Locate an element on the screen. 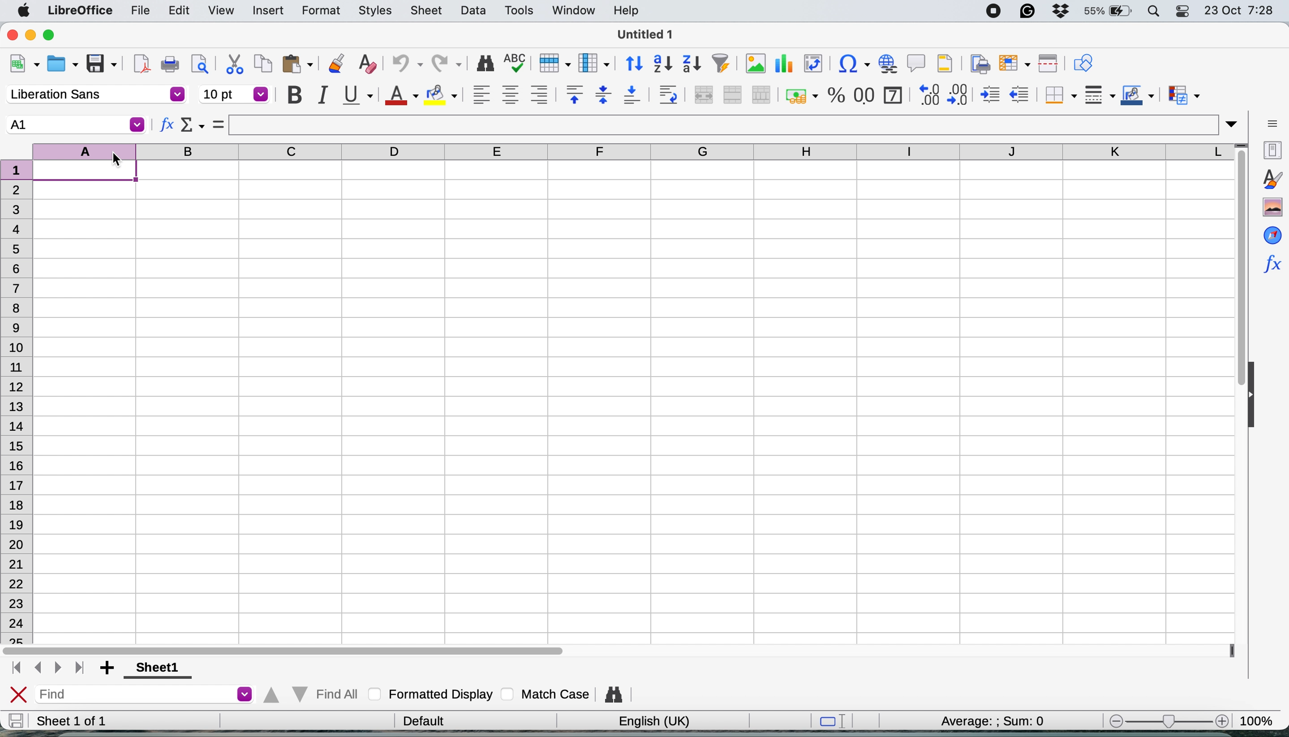  clone formatting is located at coordinates (335, 66).